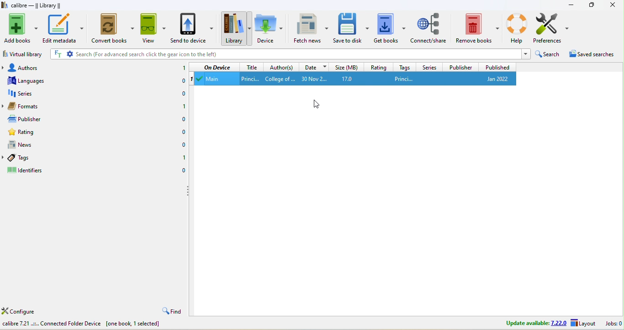 The height and width of the screenshot is (330, 624). I want to click on fetch news, so click(312, 27).